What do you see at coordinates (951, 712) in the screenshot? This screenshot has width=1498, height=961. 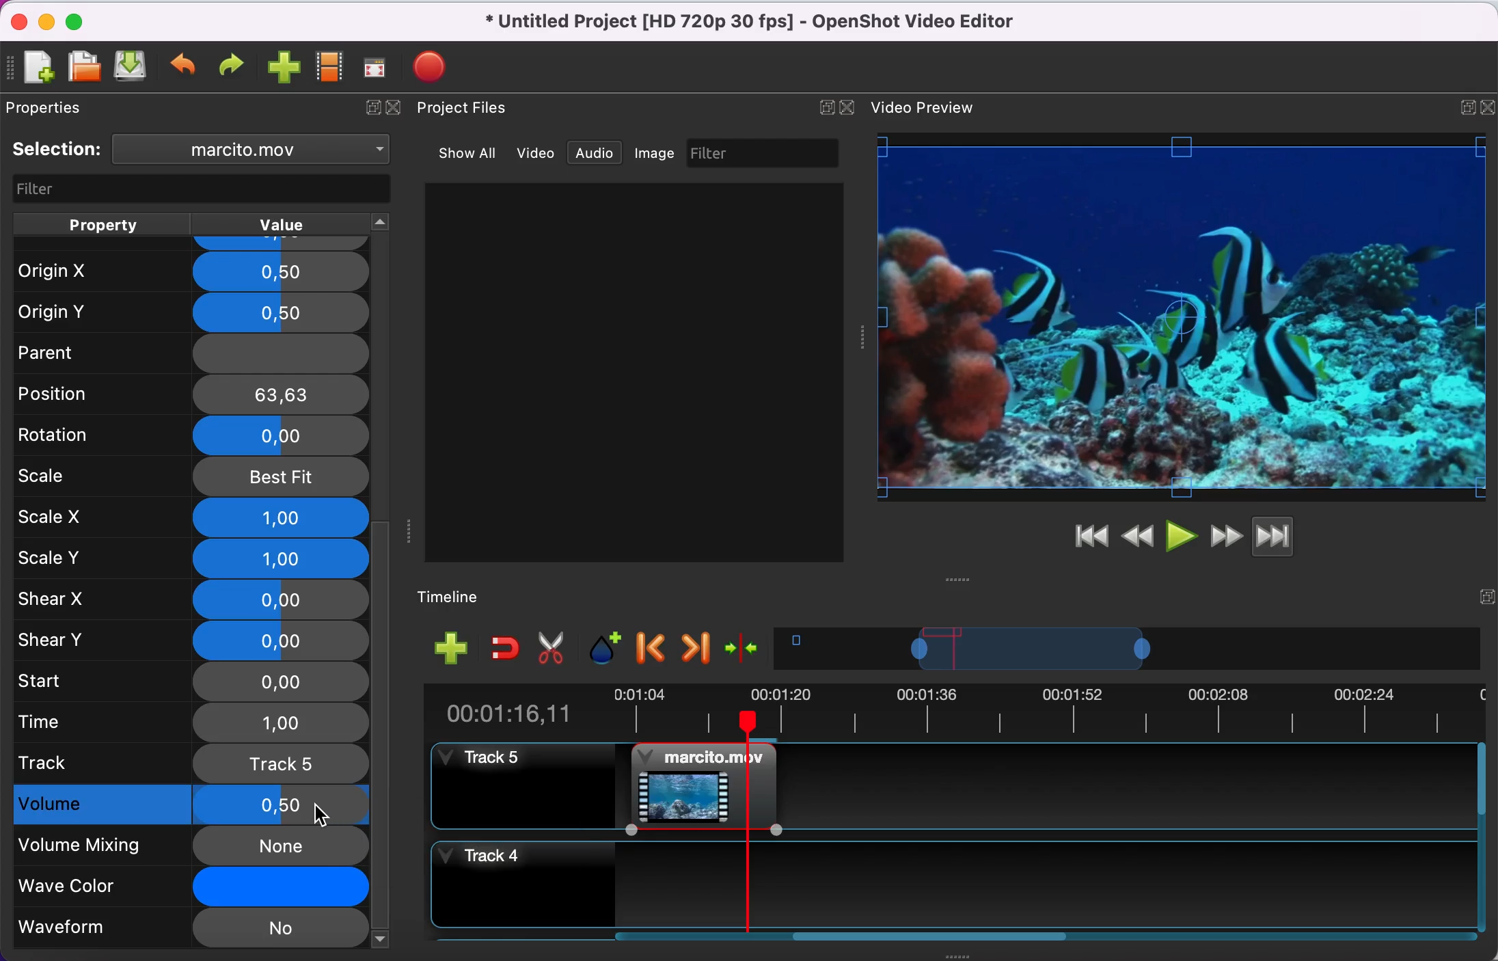 I see `time duration` at bounding box center [951, 712].